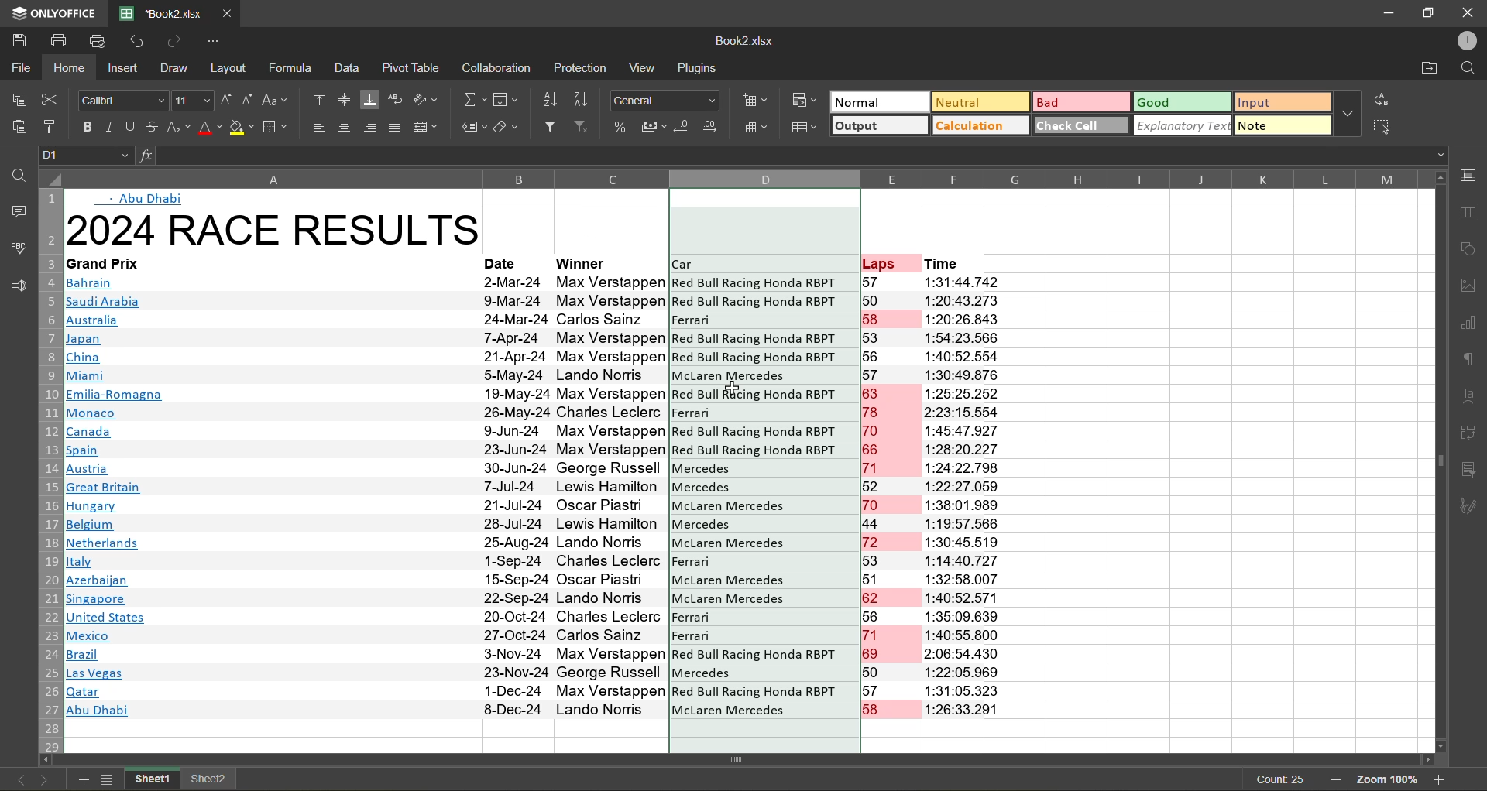  I want to click on file, so click(20, 68).